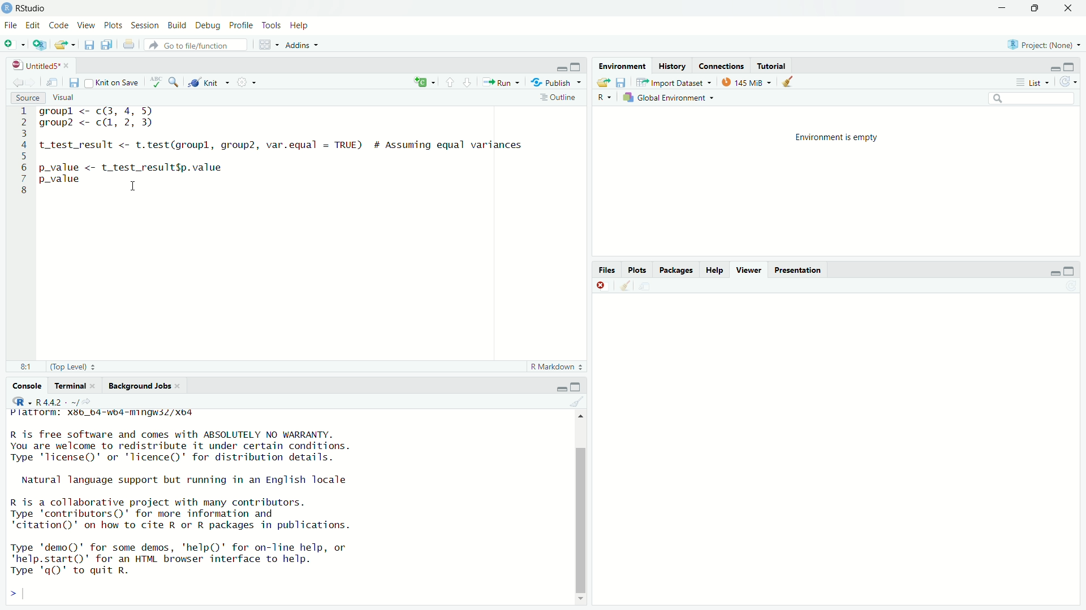 This screenshot has height=610, width=1086. Describe the element at coordinates (11, 25) in the screenshot. I see `File` at that location.